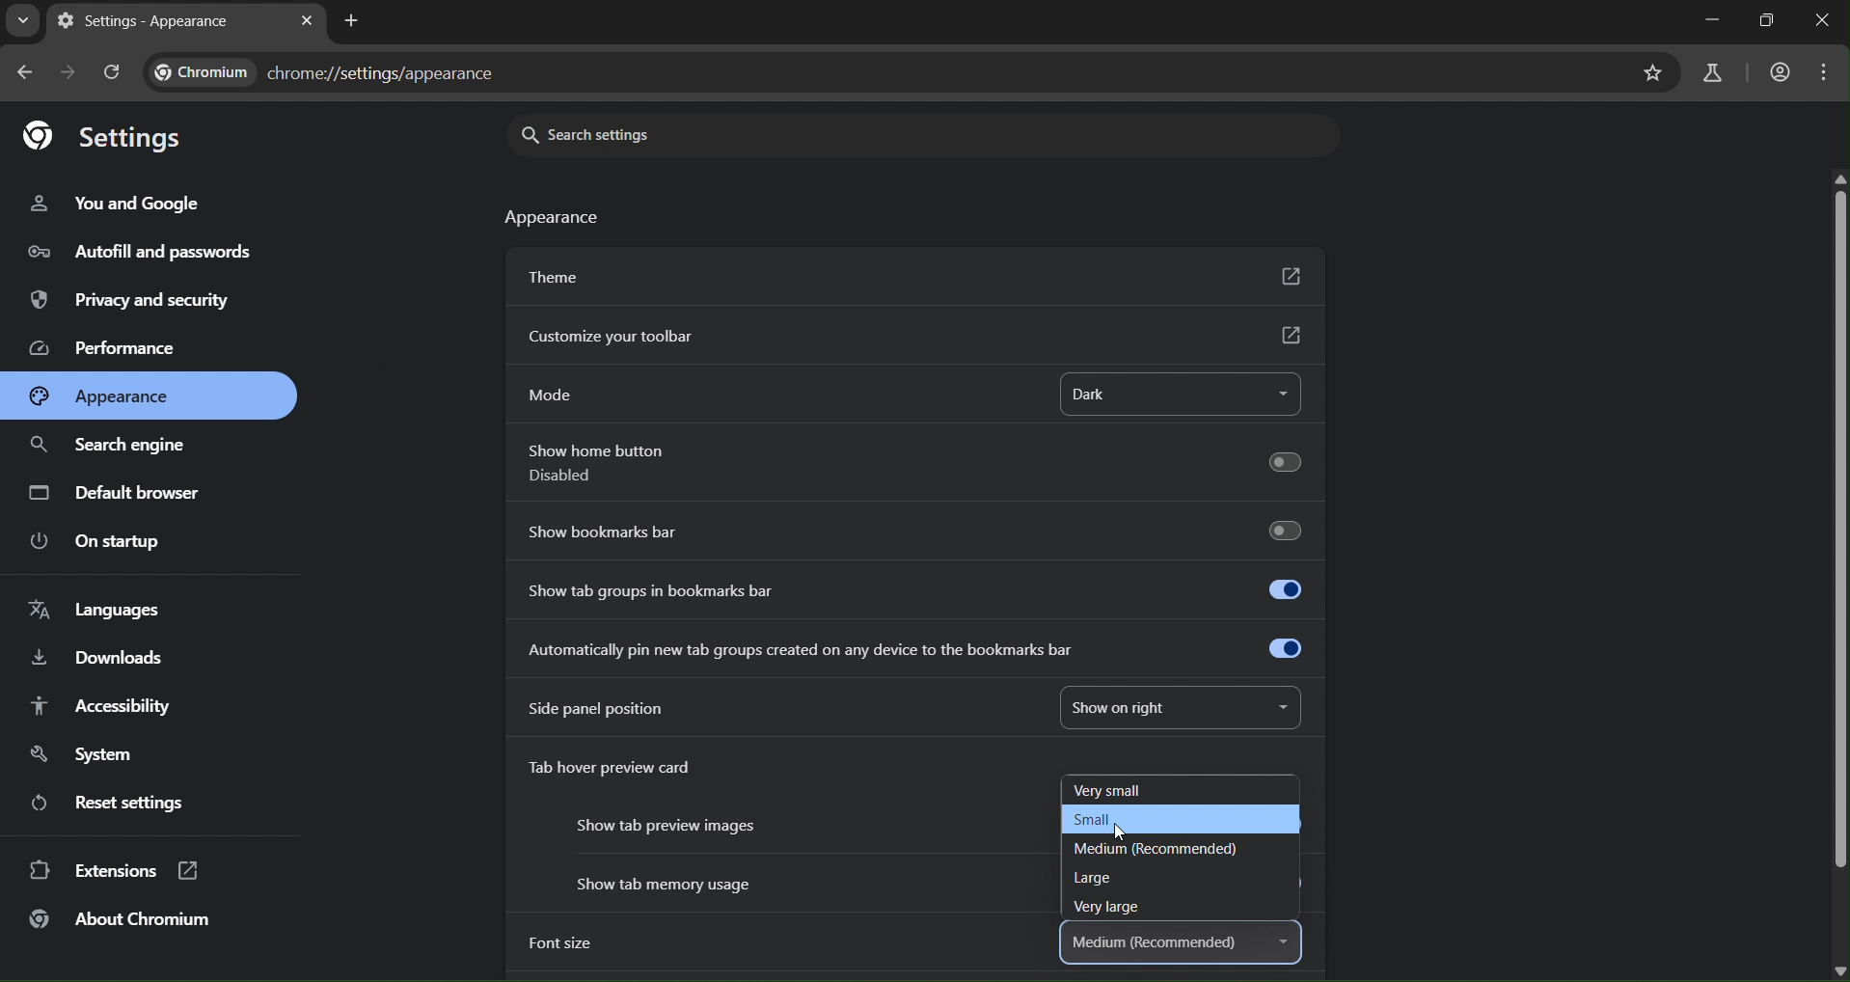  What do you see at coordinates (23, 75) in the screenshot?
I see `go back one page` at bounding box center [23, 75].